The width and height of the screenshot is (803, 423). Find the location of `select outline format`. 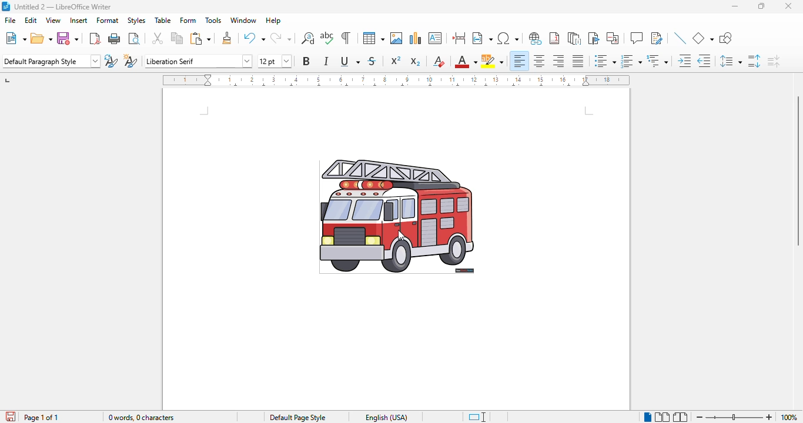

select outline format is located at coordinates (657, 61).